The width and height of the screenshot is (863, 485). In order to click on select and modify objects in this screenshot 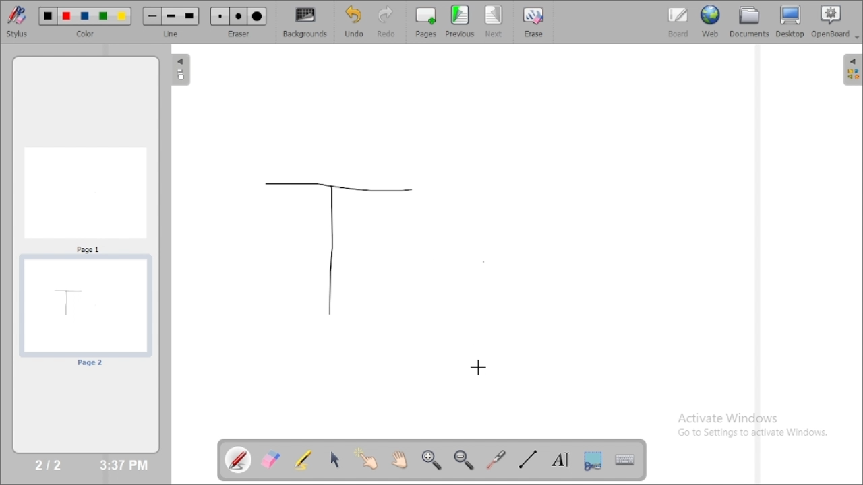, I will do `click(335, 459)`.